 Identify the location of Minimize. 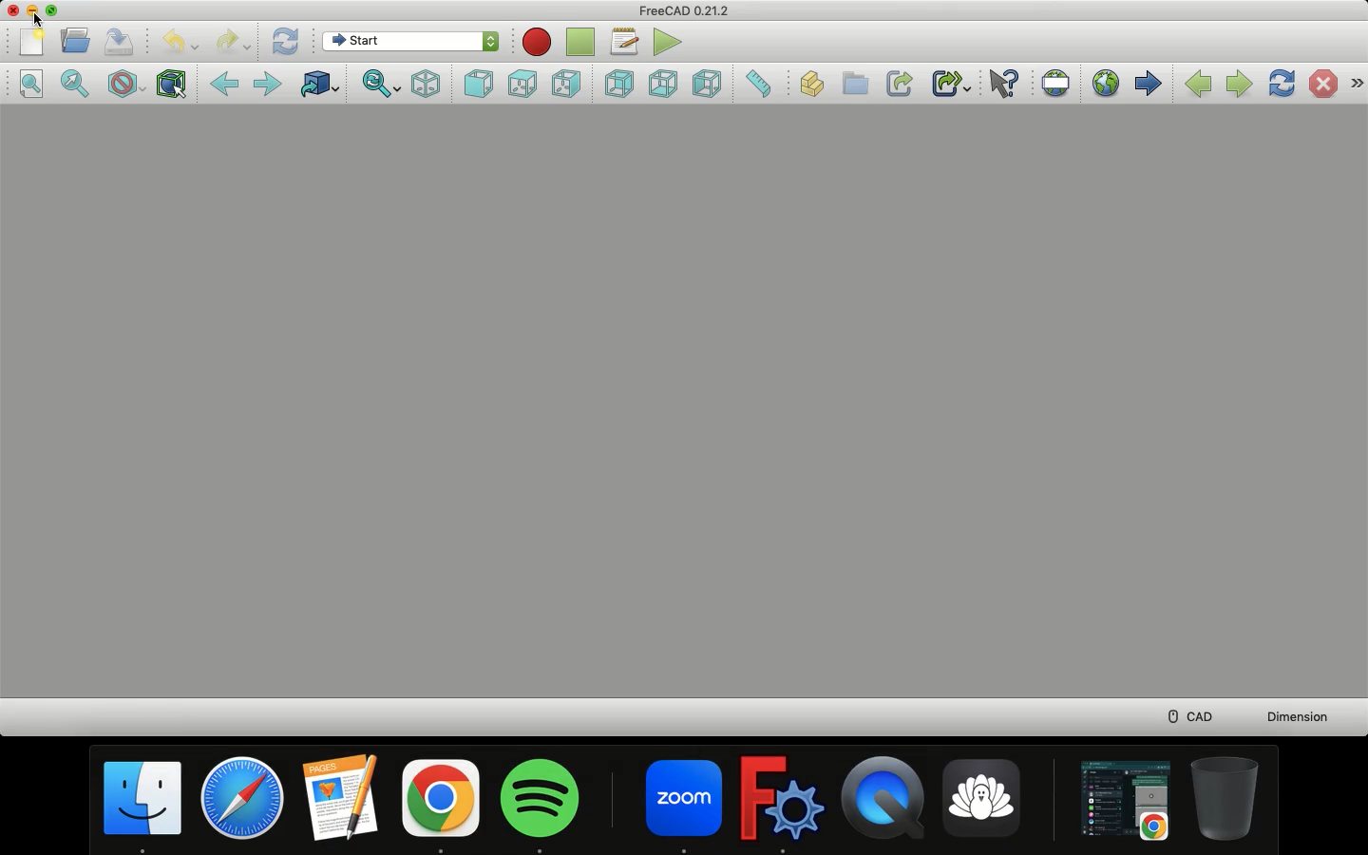
(33, 9).